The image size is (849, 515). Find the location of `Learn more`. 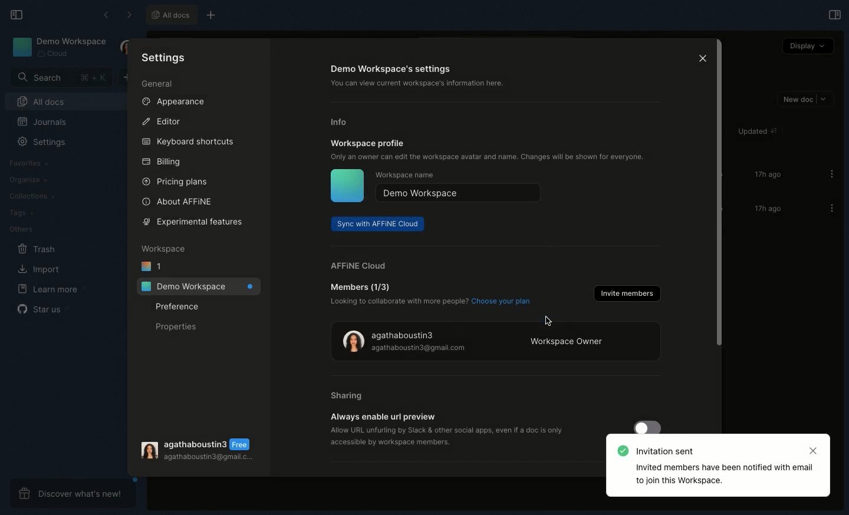

Learn more is located at coordinates (50, 290).